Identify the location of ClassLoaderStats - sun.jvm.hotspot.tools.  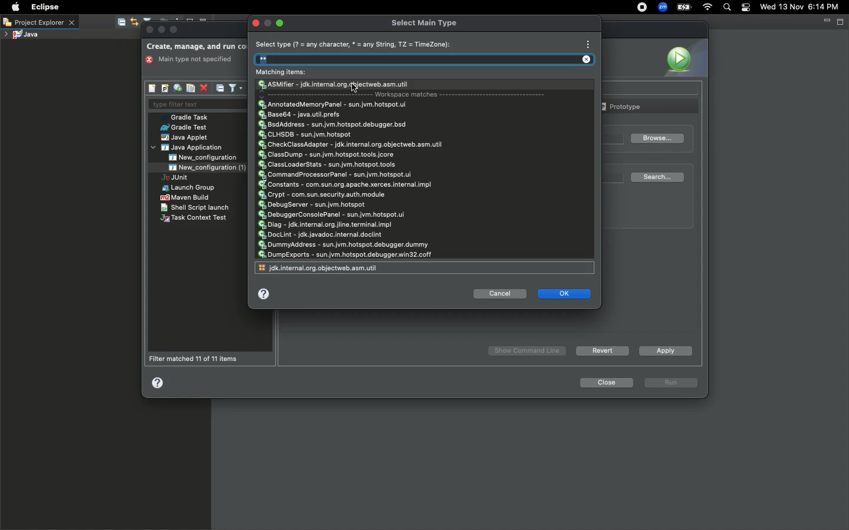
(328, 164).